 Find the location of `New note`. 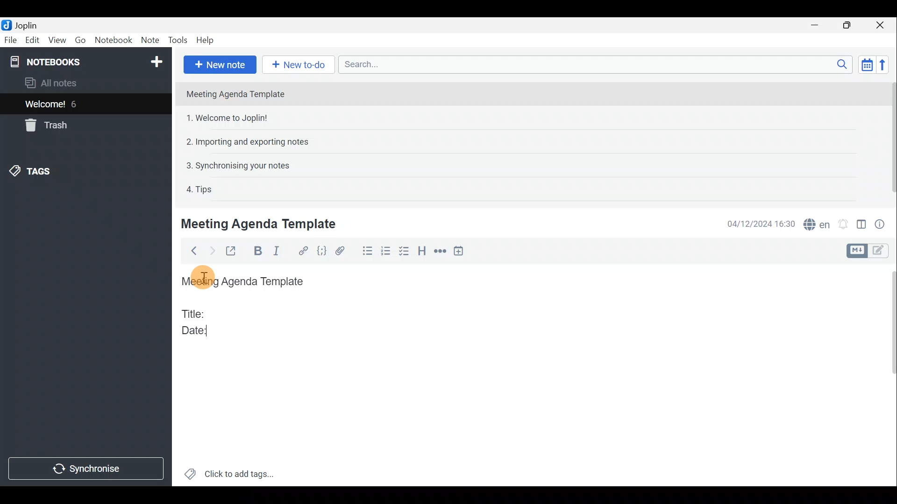

New note is located at coordinates (220, 65).